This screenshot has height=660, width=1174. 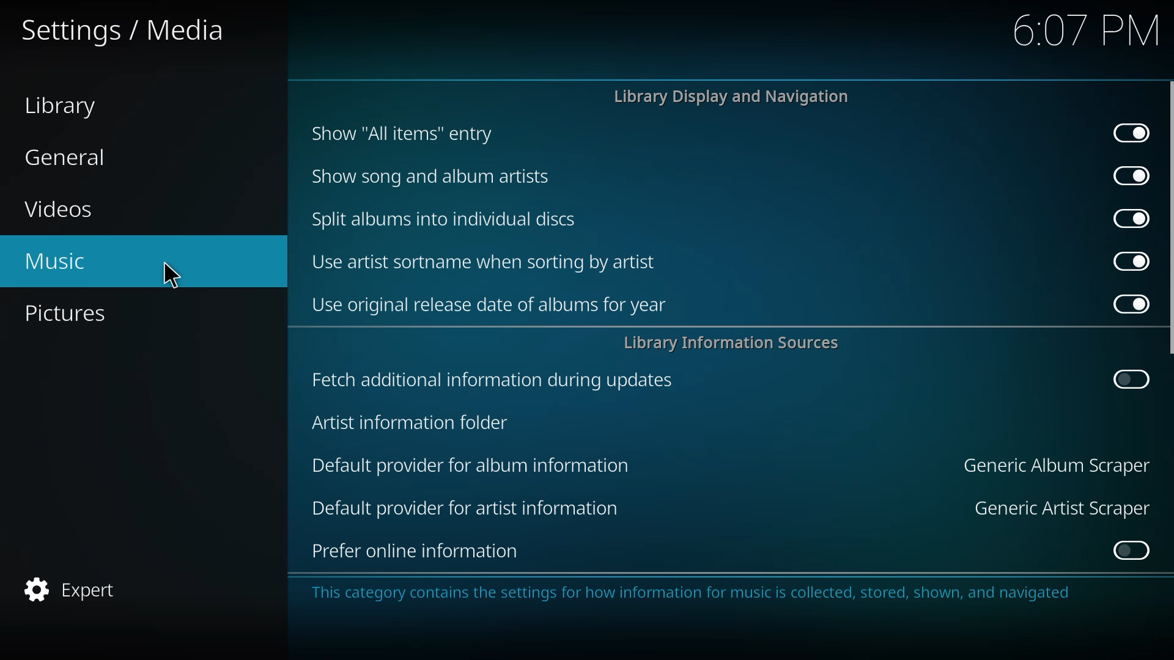 I want to click on music, so click(x=63, y=263).